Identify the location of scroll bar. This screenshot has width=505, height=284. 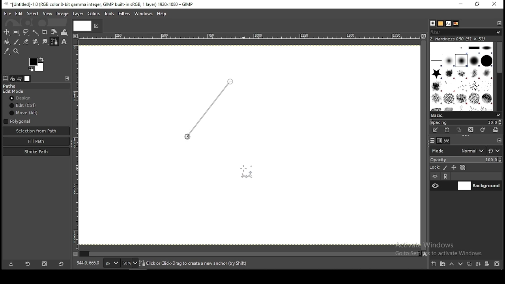
(423, 145).